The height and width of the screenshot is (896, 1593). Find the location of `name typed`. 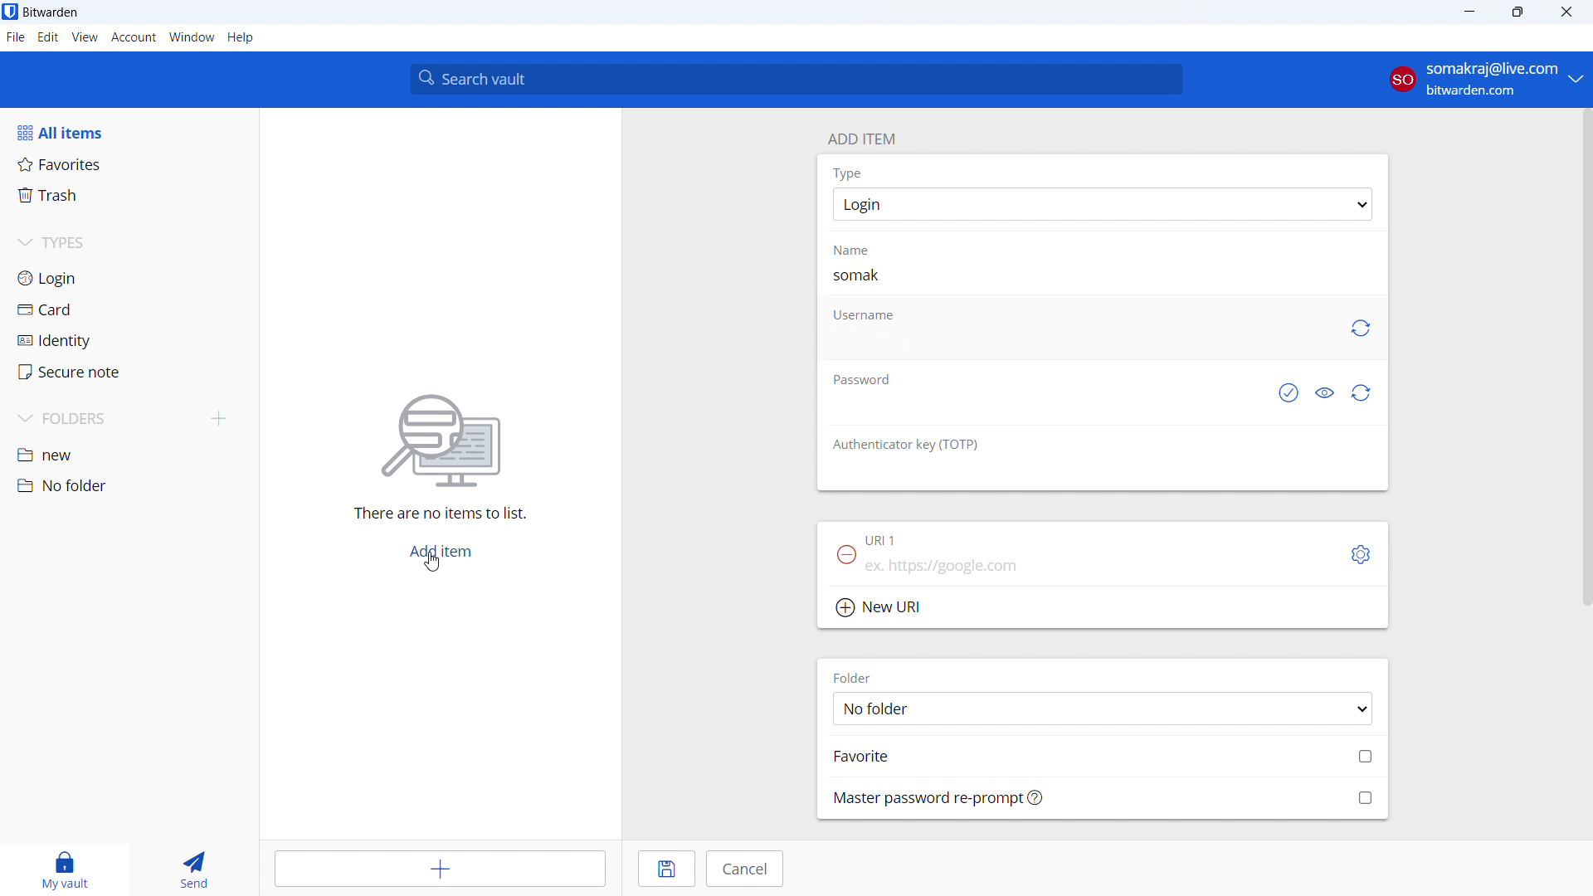

name typed is located at coordinates (858, 275).